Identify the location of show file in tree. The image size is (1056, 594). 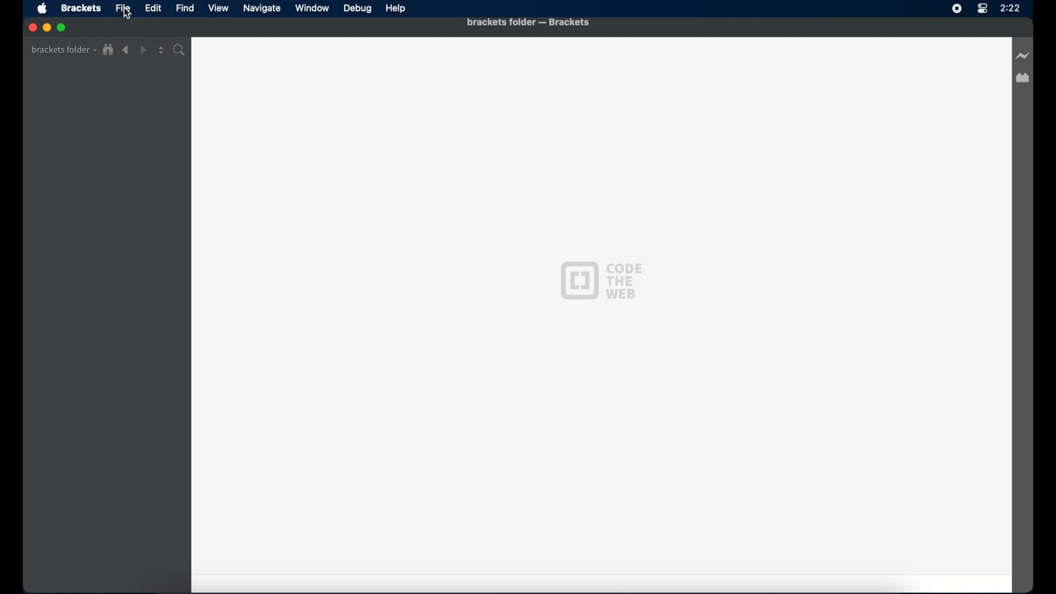
(109, 50).